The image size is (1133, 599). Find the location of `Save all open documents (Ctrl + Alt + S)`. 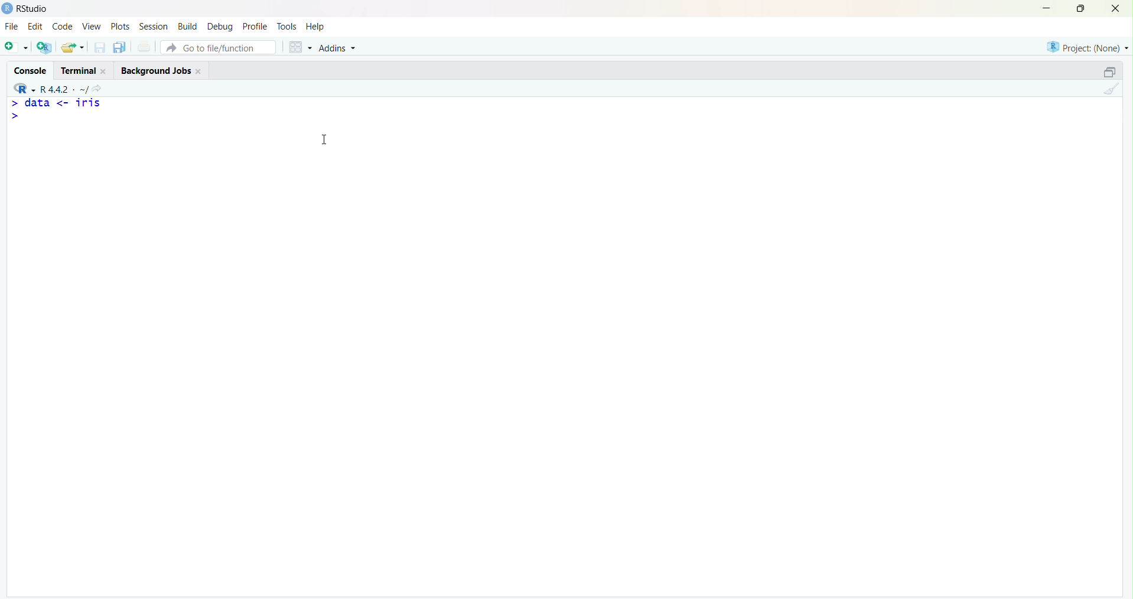

Save all open documents (Ctrl + Alt + S) is located at coordinates (118, 45).